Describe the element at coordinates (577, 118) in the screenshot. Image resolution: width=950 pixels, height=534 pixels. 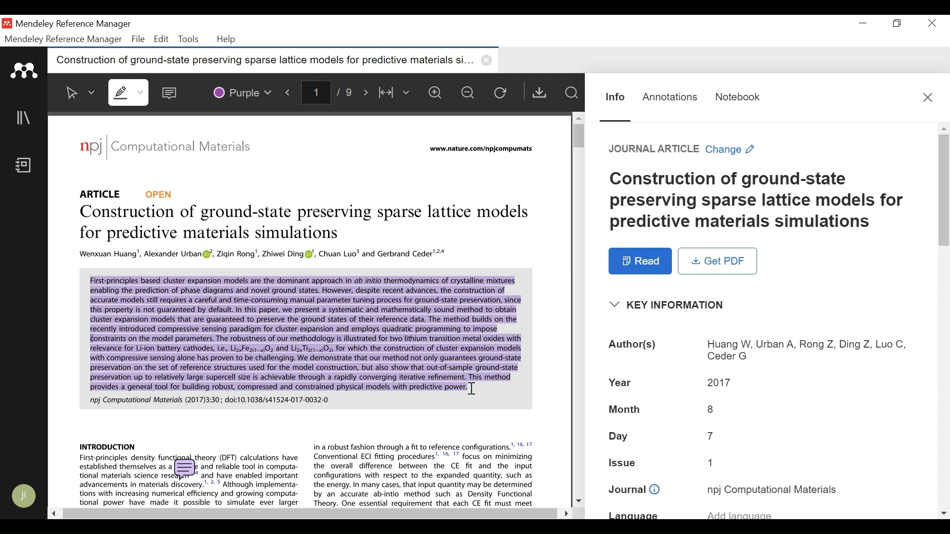
I see `Scroll up` at that location.